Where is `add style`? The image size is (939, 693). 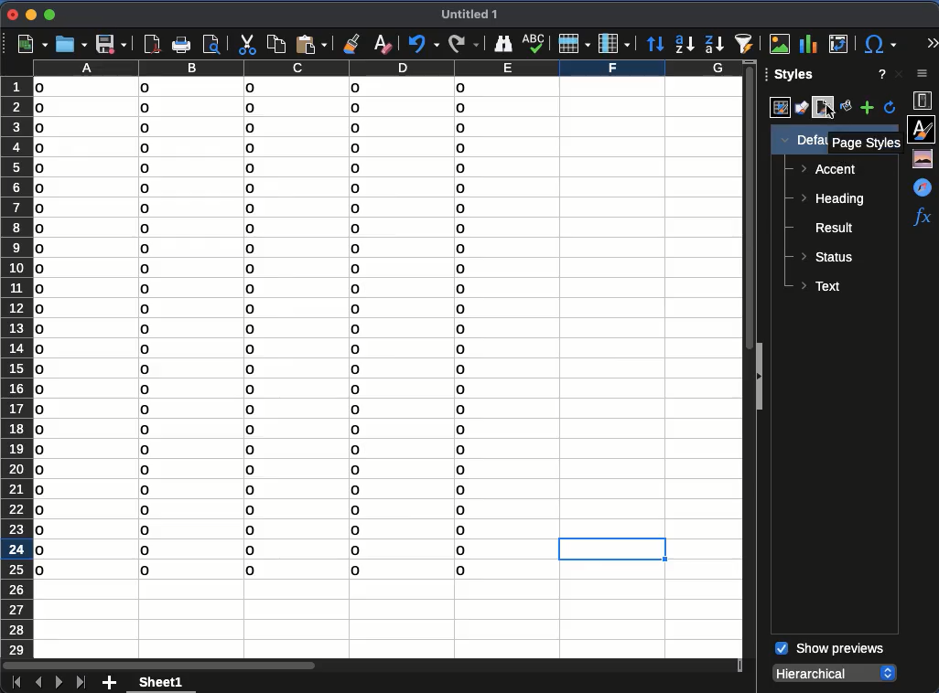 add style is located at coordinates (868, 109).